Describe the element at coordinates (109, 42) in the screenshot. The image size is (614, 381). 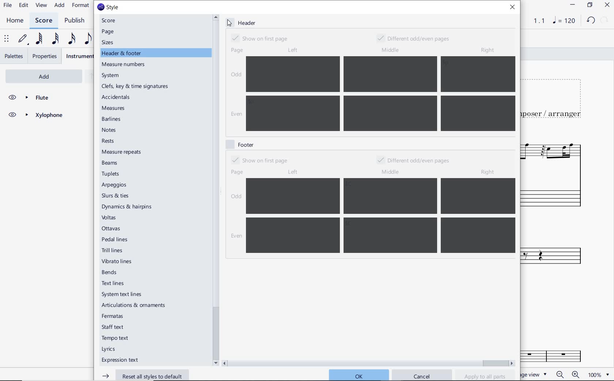
I see `sizes` at that location.